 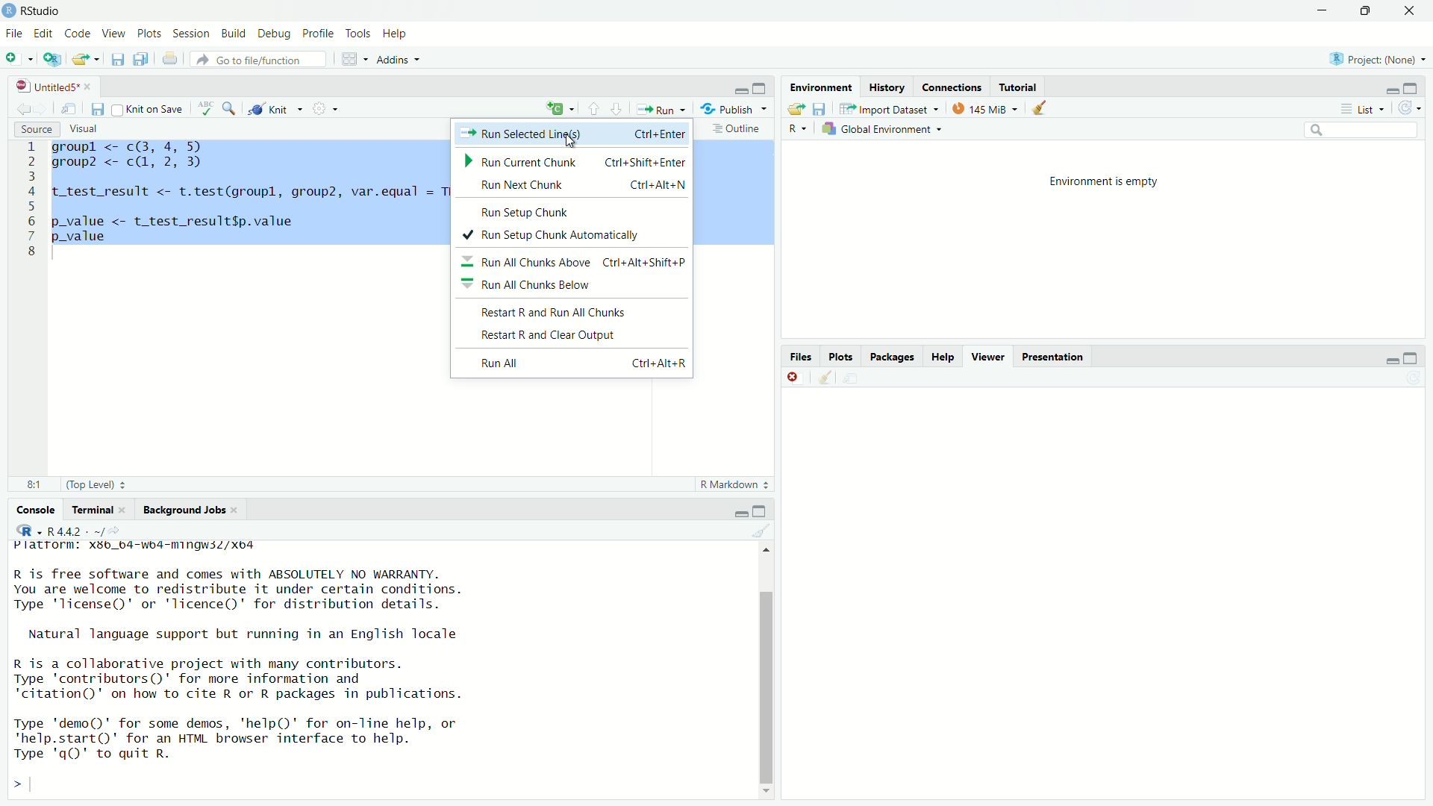 I want to click on Code, so click(x=78, y=31).